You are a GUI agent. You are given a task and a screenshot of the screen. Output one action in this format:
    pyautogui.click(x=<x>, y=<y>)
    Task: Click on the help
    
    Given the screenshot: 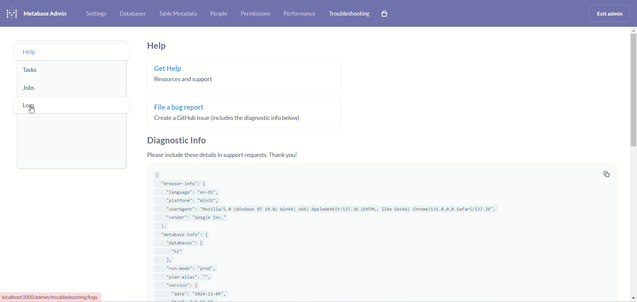 What is the action you would take?
    pyautogui.click(x=156, y=46)
    